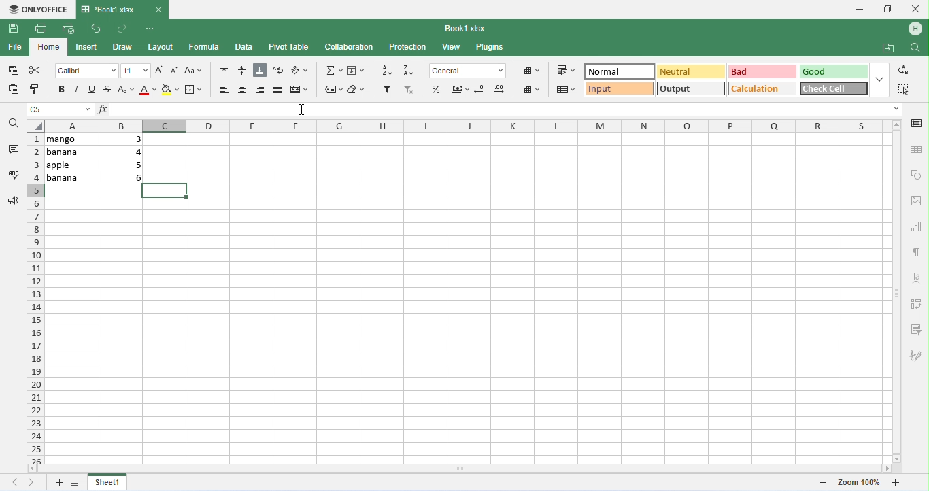 The height and width of the screenshot is (491, 929). What do you see at coordinates (192, 71) in the screenshot?
I see `change case` at bounding box center [192, 71].